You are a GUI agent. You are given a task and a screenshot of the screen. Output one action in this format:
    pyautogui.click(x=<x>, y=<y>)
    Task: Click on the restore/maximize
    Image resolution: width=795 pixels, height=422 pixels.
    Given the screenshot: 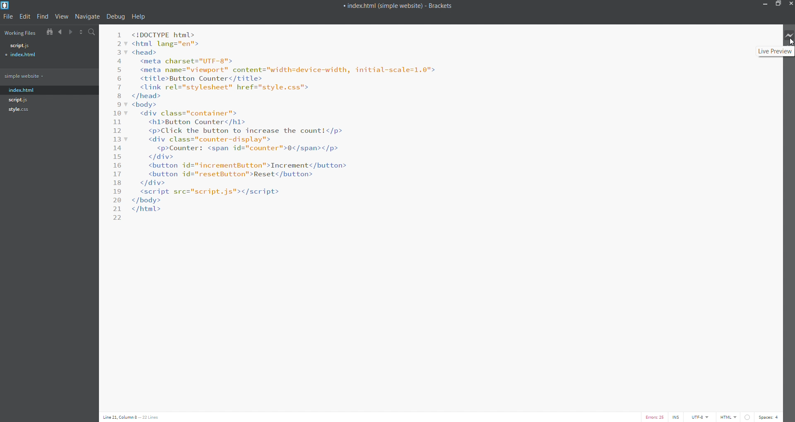 What is the action you would take?
    pyautogui.click(x=778, y=5)
    